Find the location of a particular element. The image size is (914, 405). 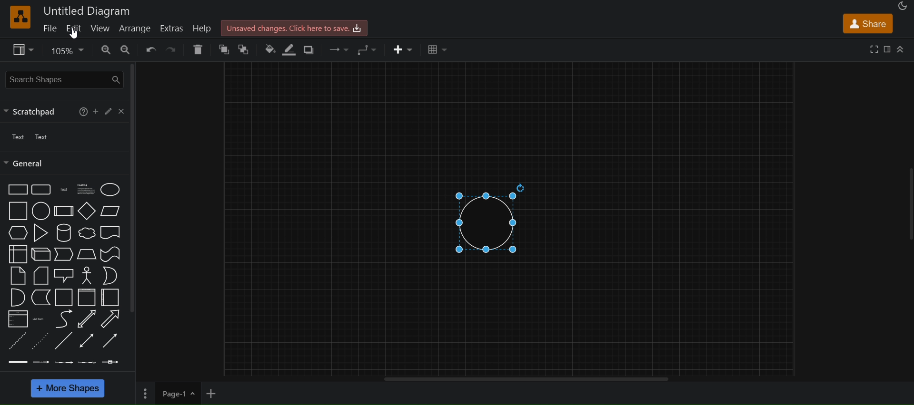

cube is located at coordinates (40, 254).